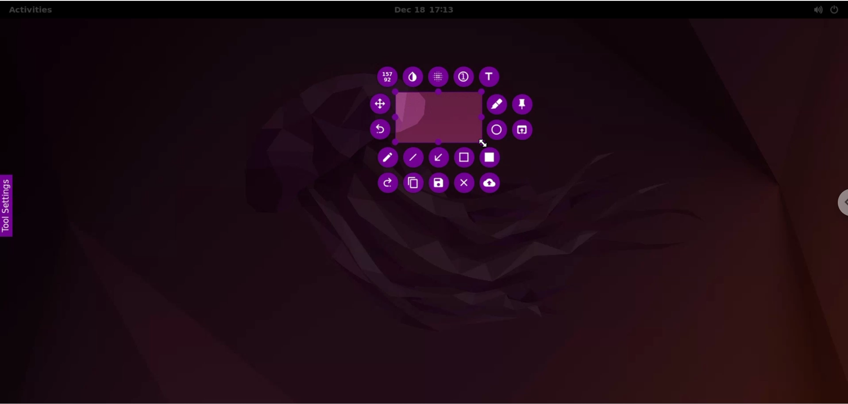 The image size is (848, 404). Describe the element at coordinates (490, 77) in the screenshot. I see `text` at that location.